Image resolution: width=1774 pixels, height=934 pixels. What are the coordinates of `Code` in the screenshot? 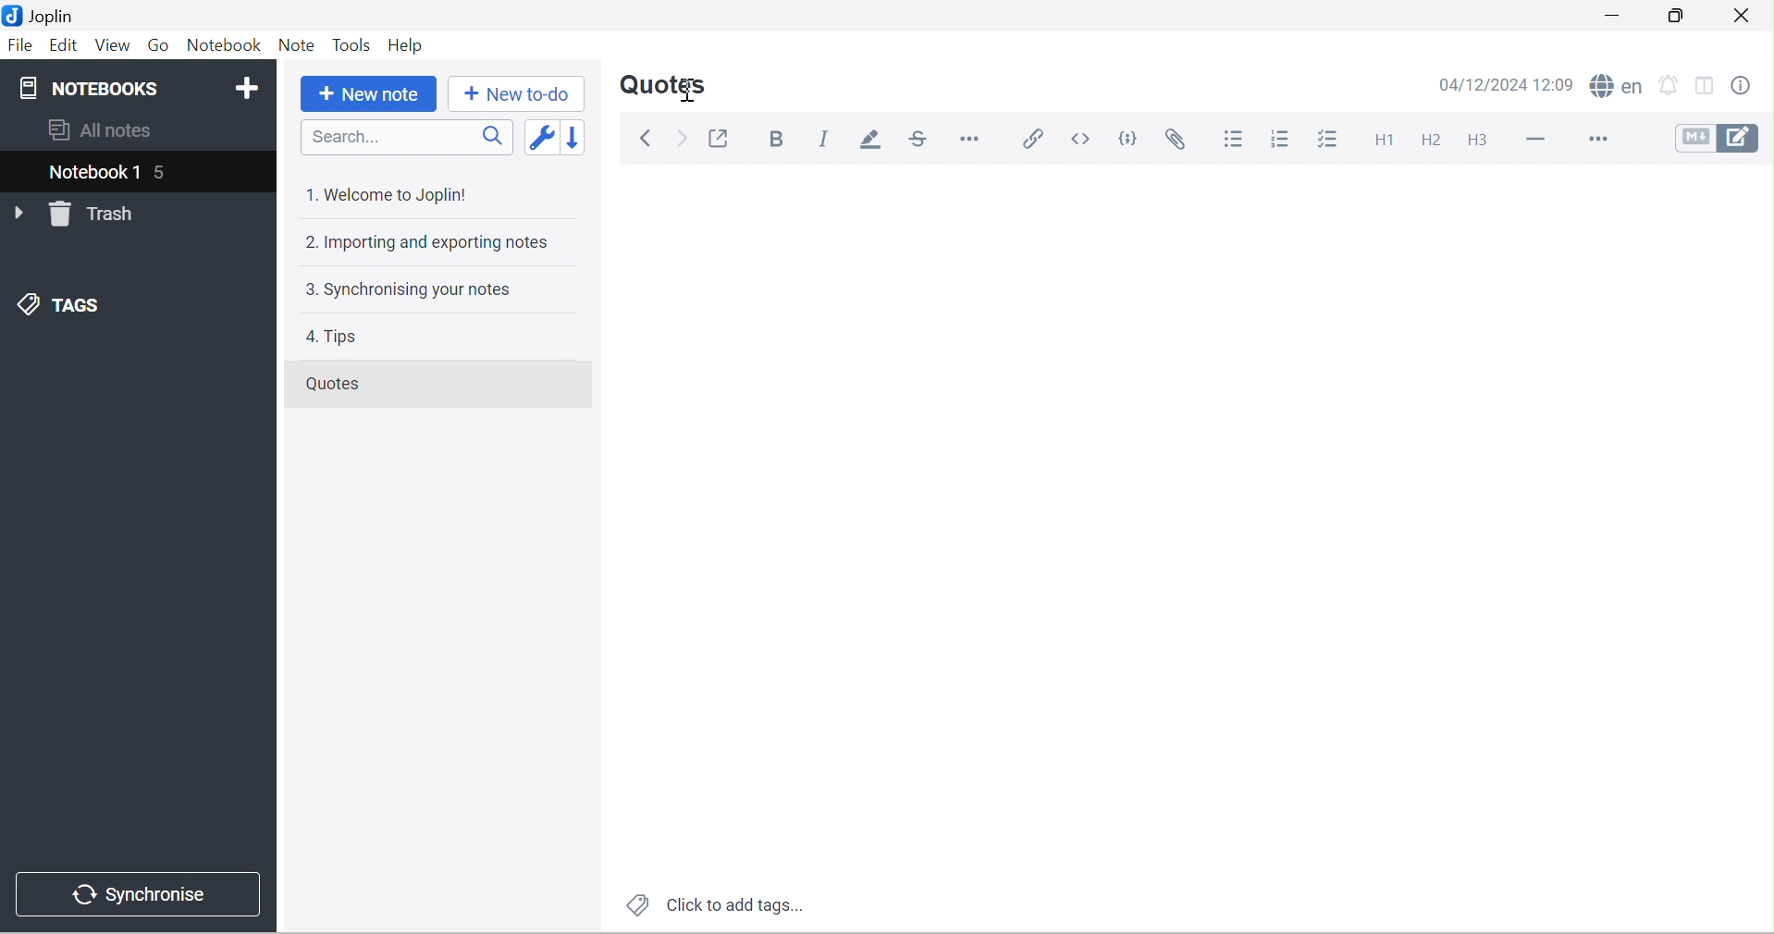 It's located at (1128, 135).